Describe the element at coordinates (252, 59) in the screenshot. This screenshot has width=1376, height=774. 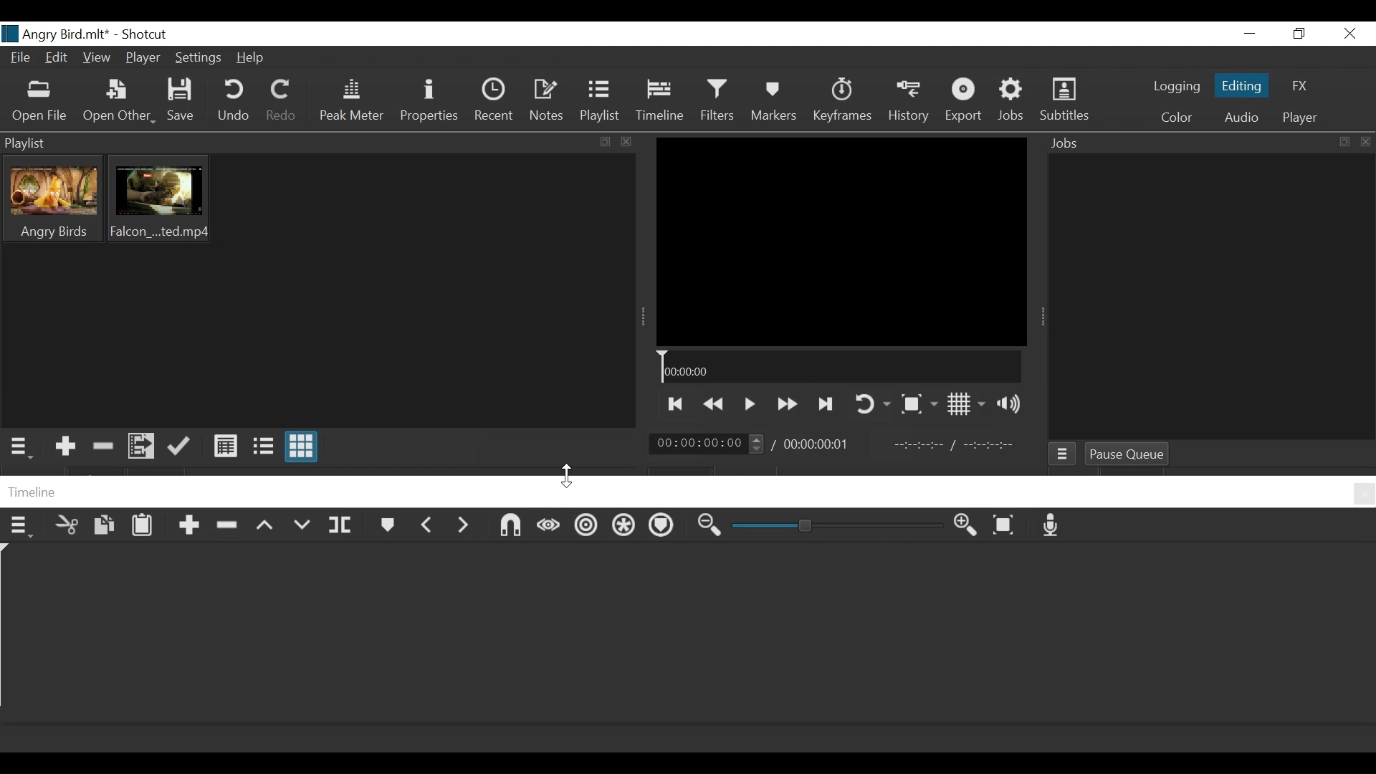
I see `Help` at that location.